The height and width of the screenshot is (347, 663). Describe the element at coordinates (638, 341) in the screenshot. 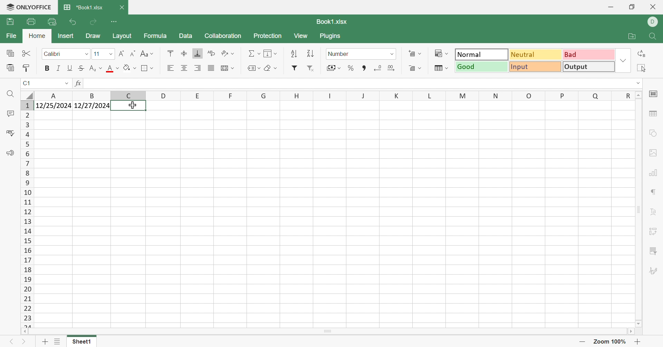

I see `Zoom In` at that location.